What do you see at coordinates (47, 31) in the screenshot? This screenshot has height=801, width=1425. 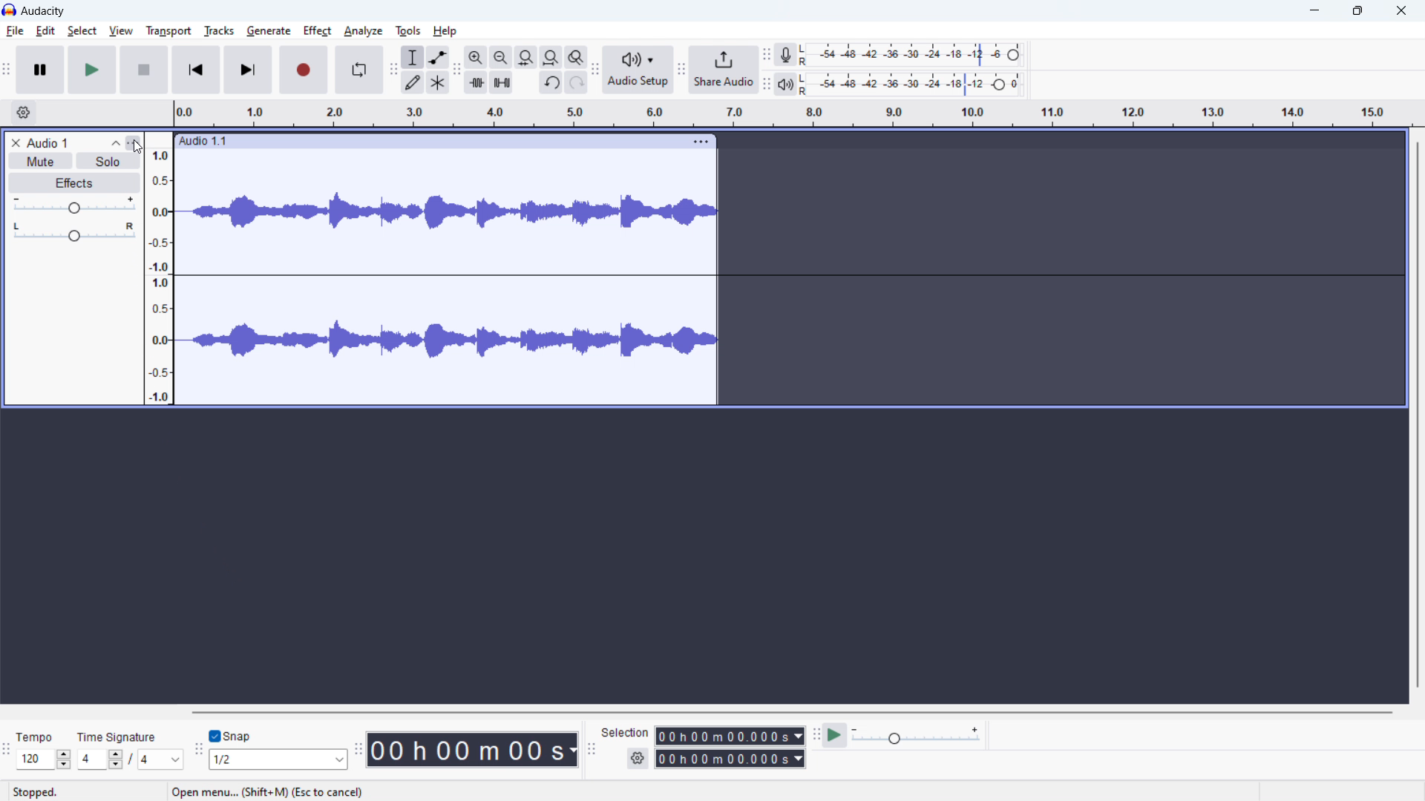 I see `edit` at bounding box center [47, 31].